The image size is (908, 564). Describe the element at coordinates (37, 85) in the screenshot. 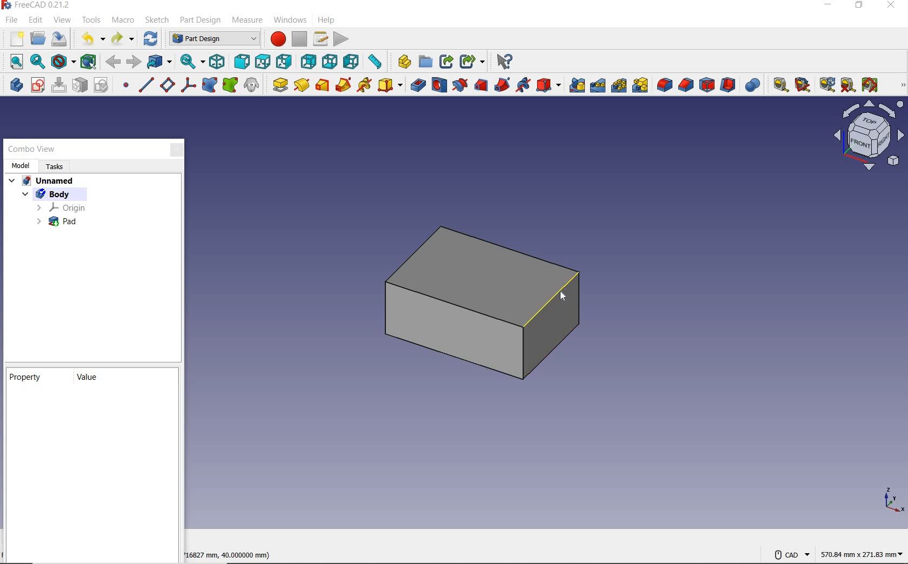

I see `create sketch` at that location.